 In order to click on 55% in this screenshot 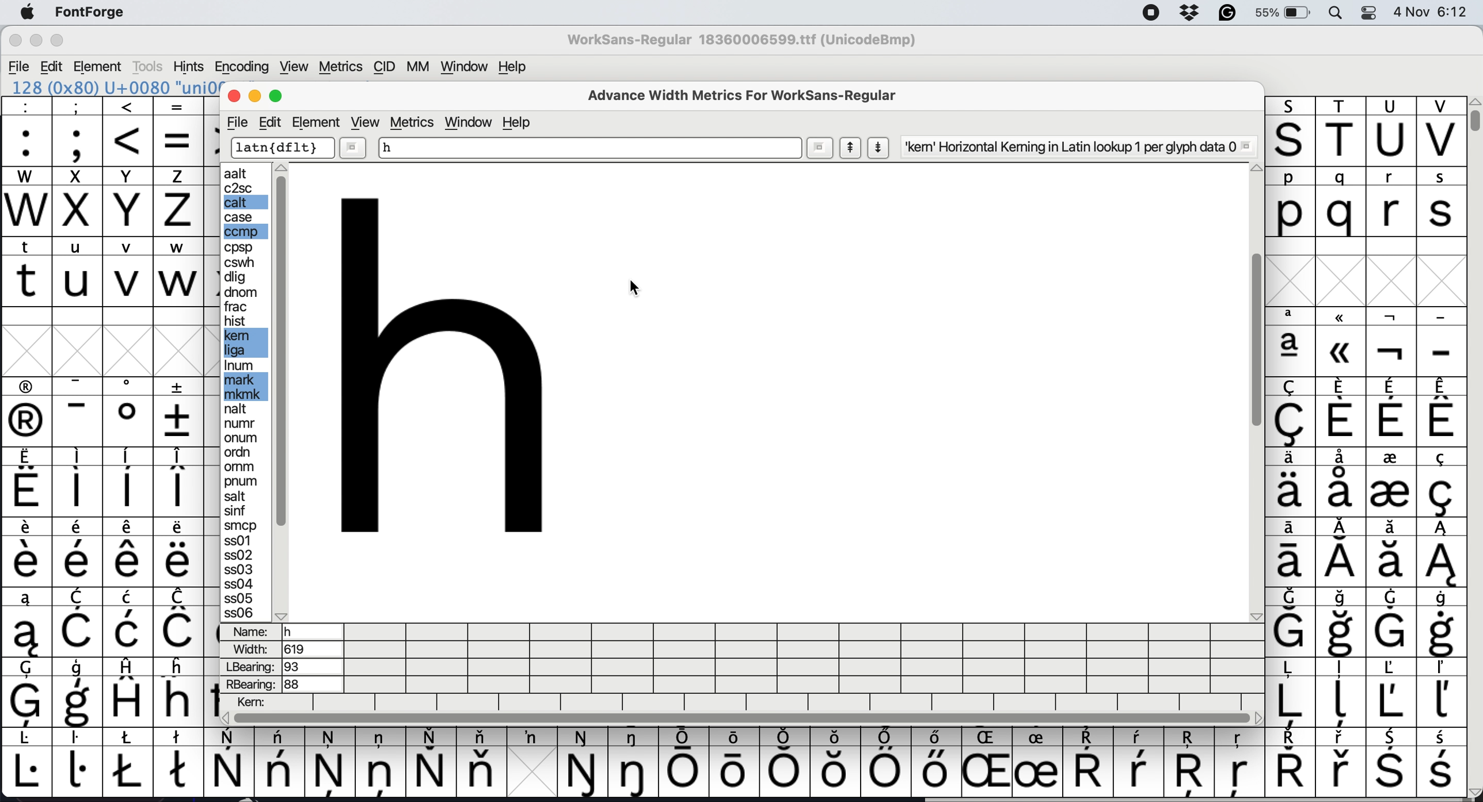, I will do `click(1279, 13)`.